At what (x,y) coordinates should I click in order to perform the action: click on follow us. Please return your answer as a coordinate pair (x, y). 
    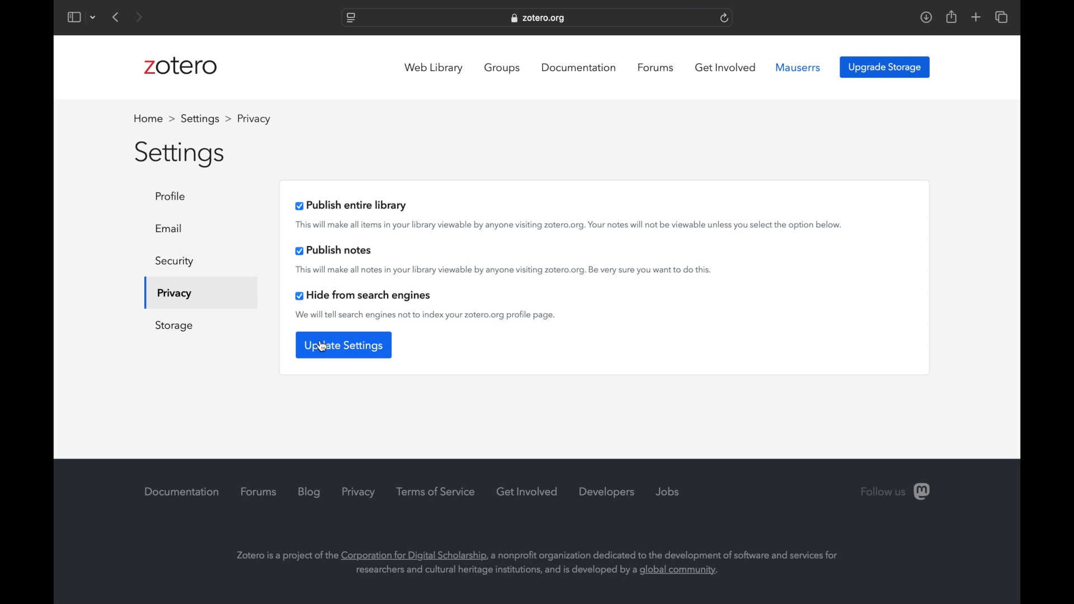
    Looking at the image, I should click on (896, 492).